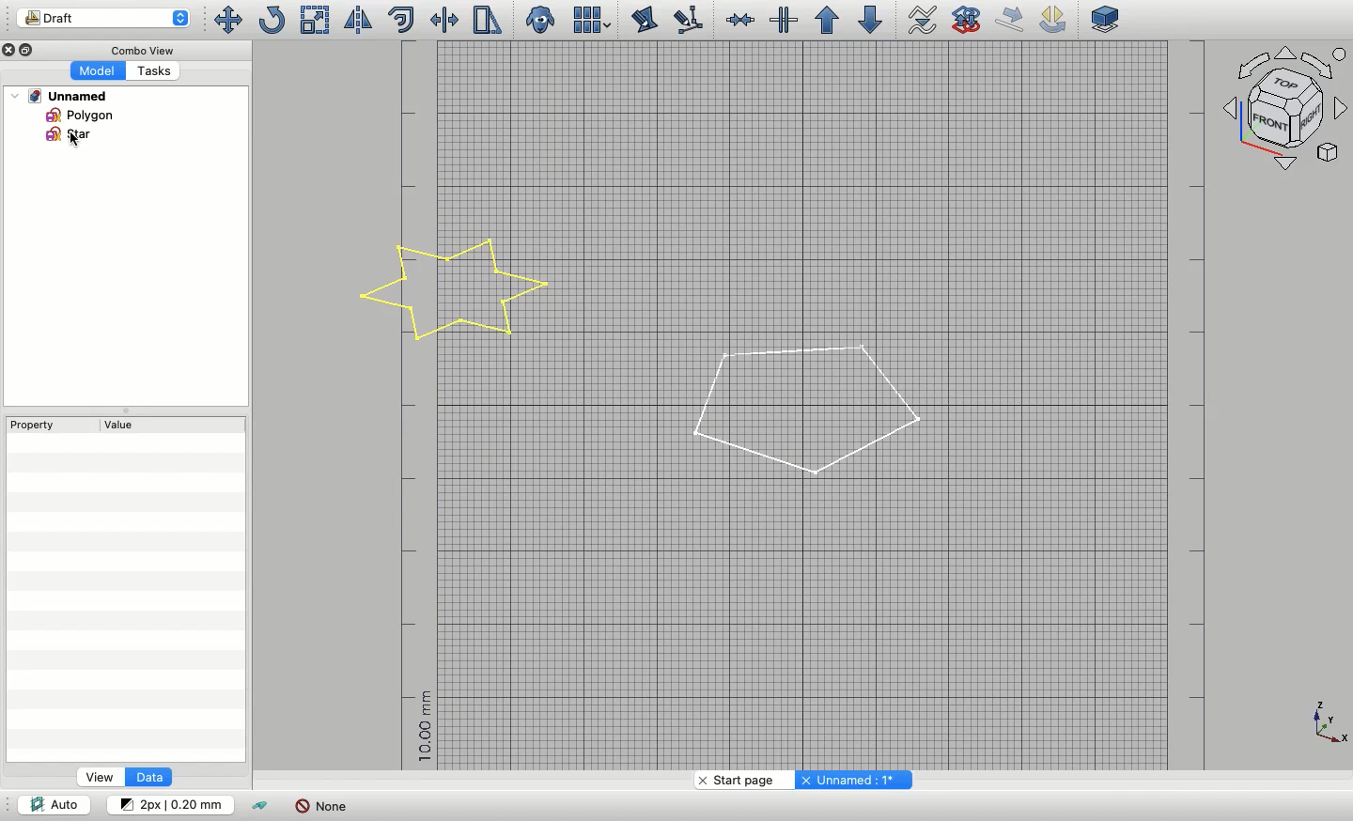  What do you see at coordinates (401, 20) in the screenshot?
I see `Offset` at bounding box center [401, 20].